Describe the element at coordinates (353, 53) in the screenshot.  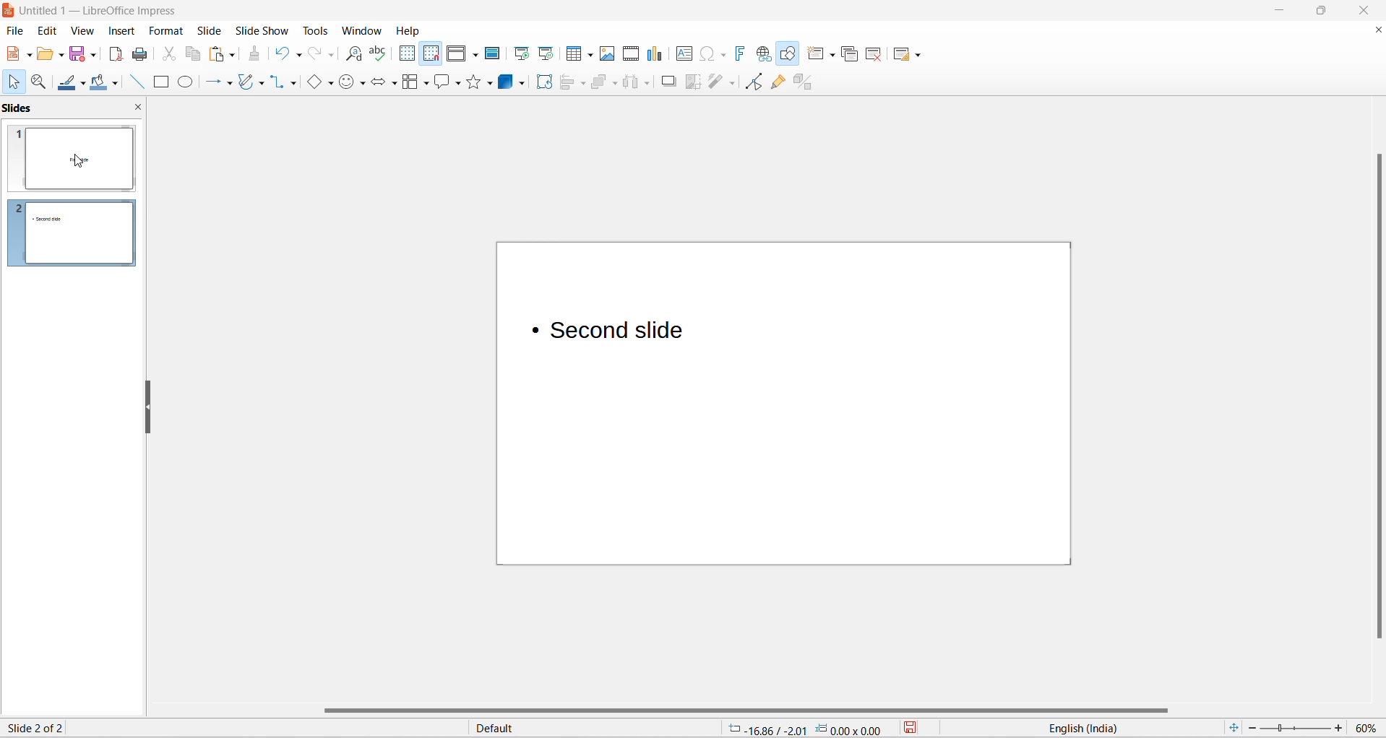
I see `find and replace` at that location.